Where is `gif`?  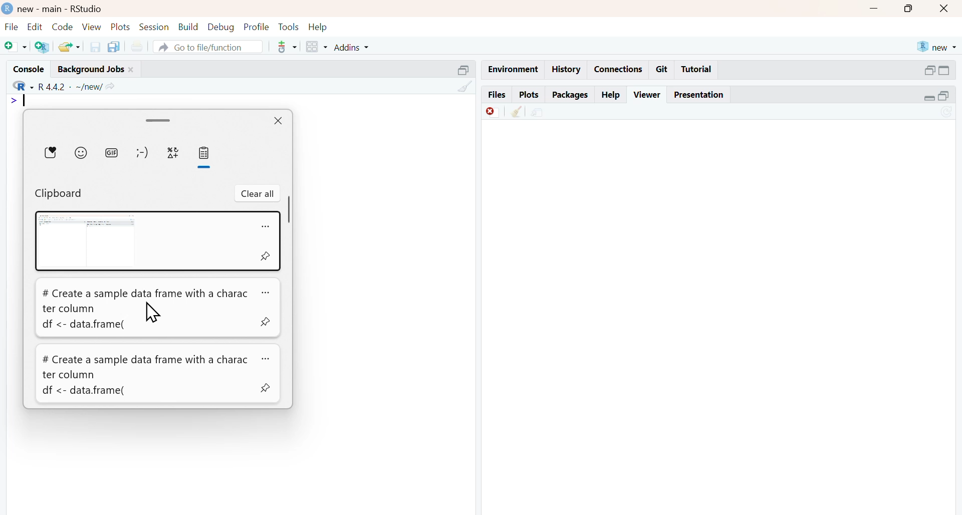
gif is located at coordinates (112, 153).